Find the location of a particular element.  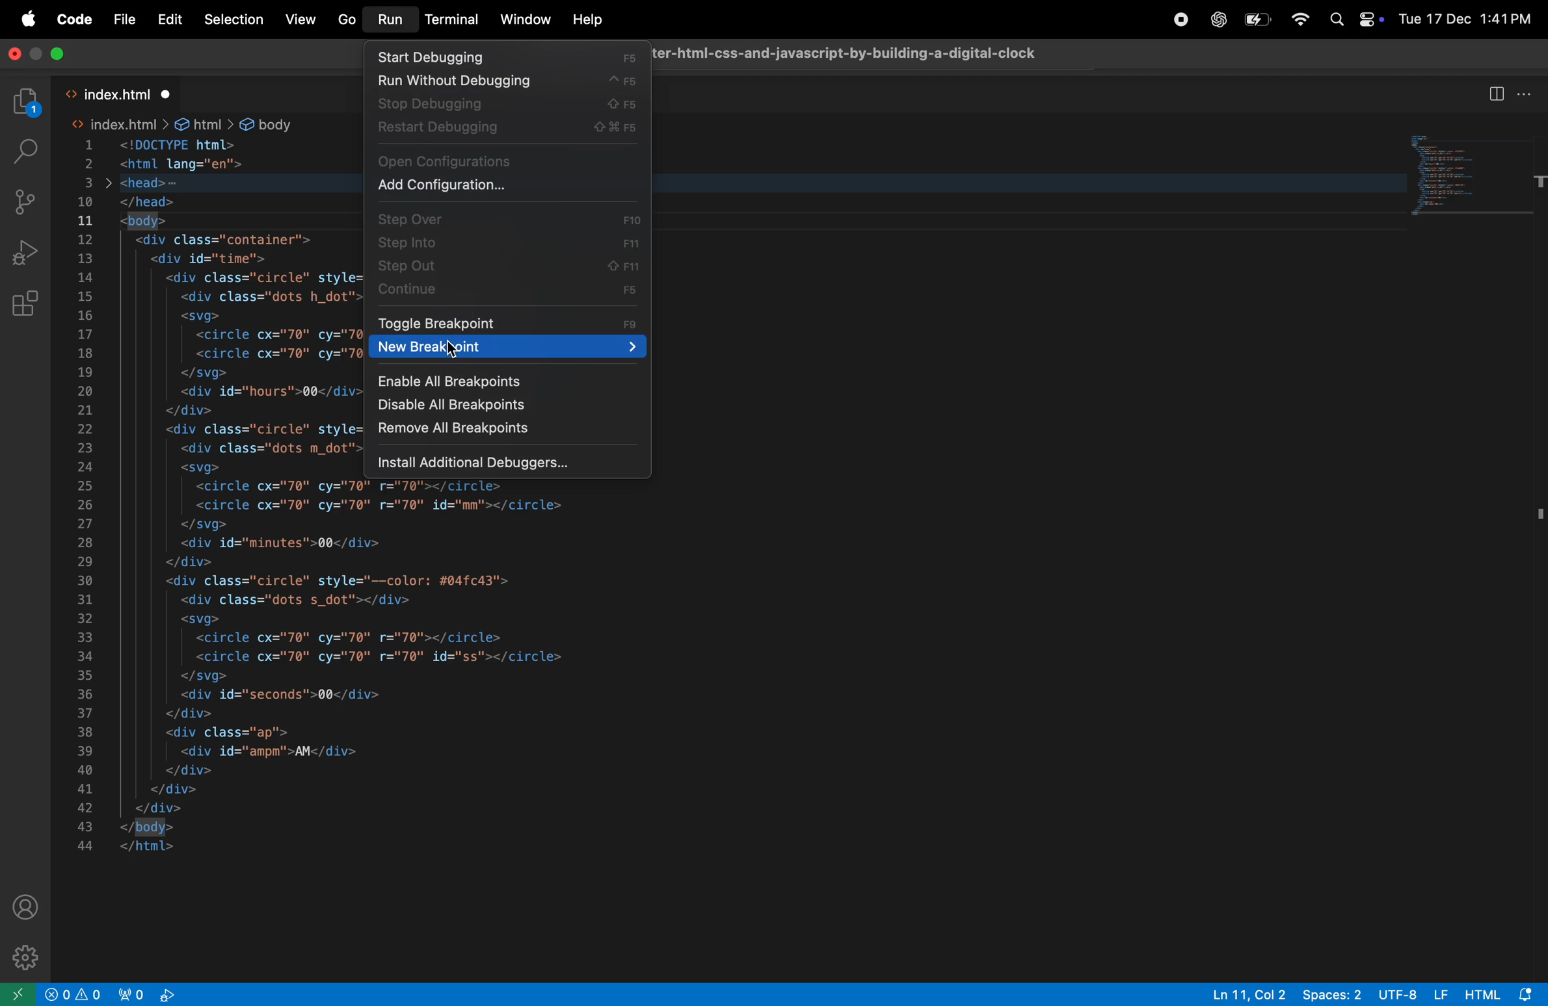

split terminal is located at coordinates (1496, 93).